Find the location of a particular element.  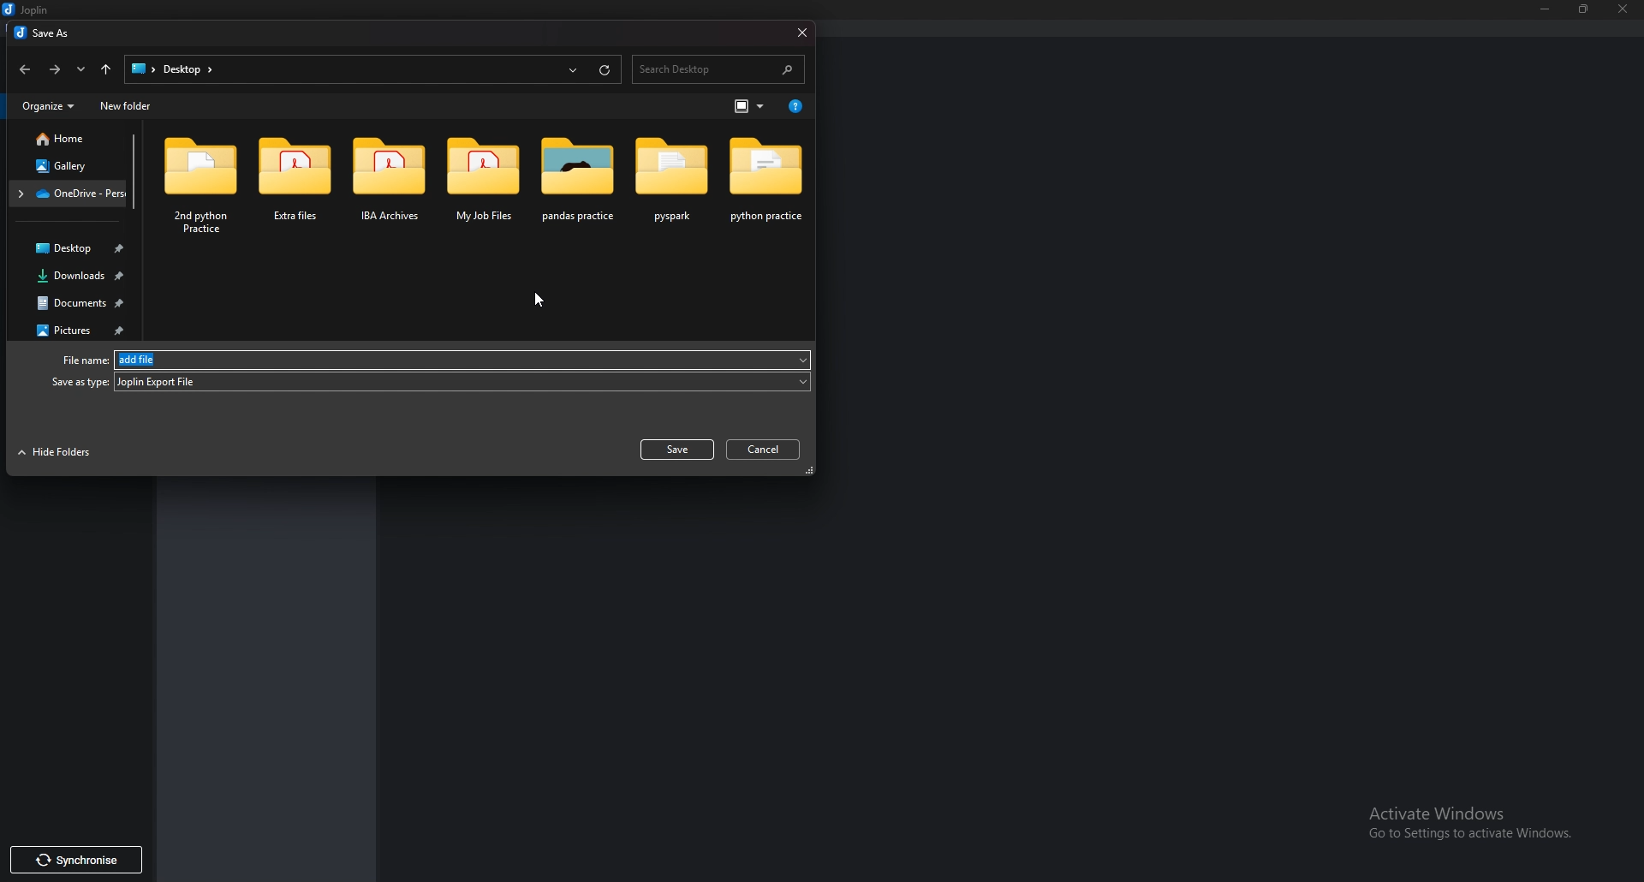

Folder is located at coordinates (68, 194).